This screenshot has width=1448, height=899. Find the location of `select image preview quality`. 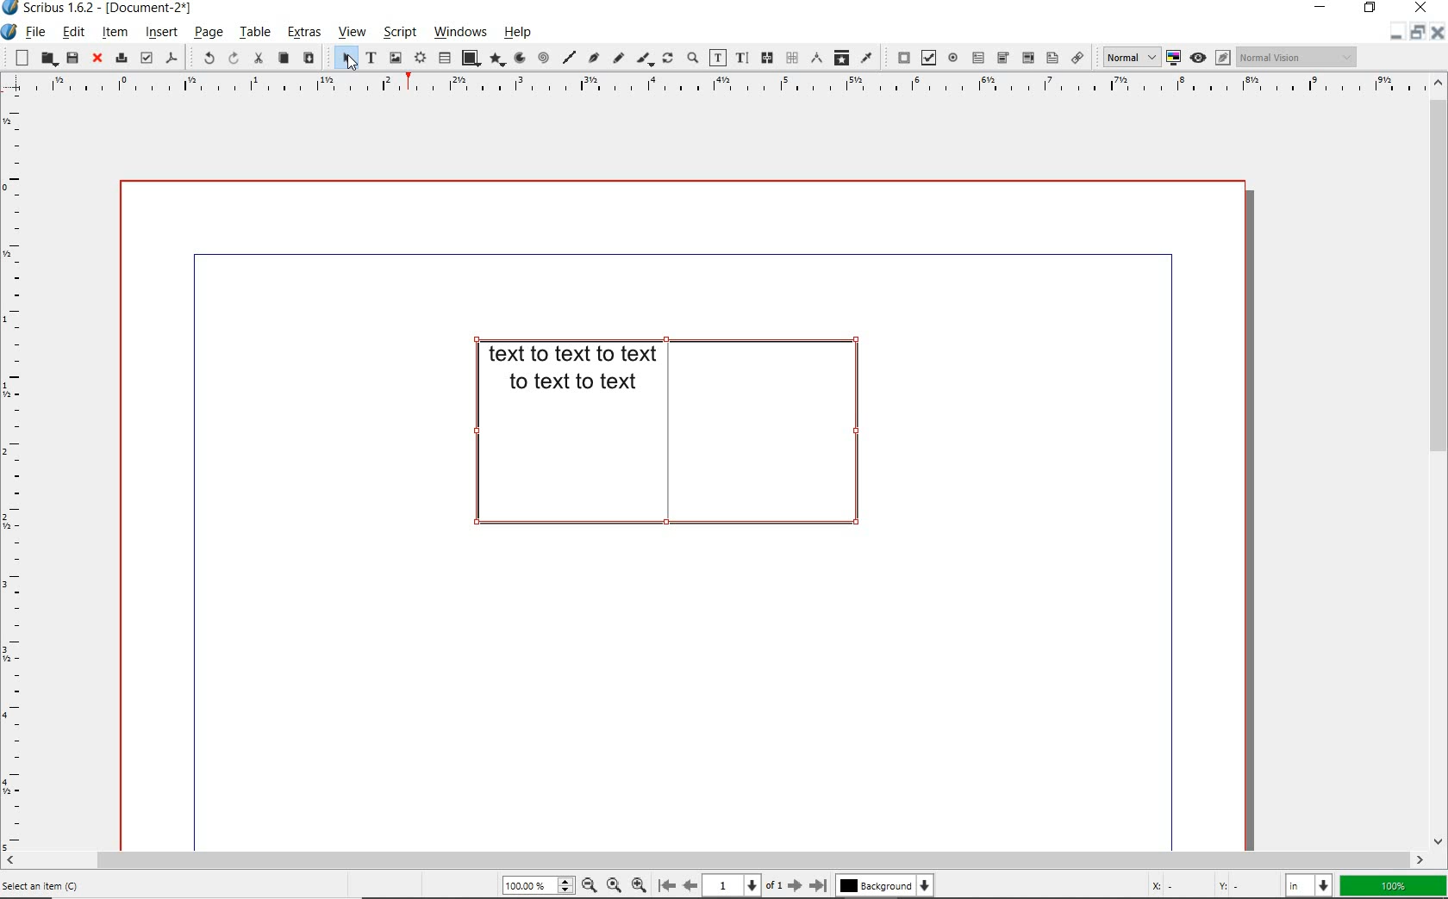

select image preview quality is located at coordinates (1126, 56).